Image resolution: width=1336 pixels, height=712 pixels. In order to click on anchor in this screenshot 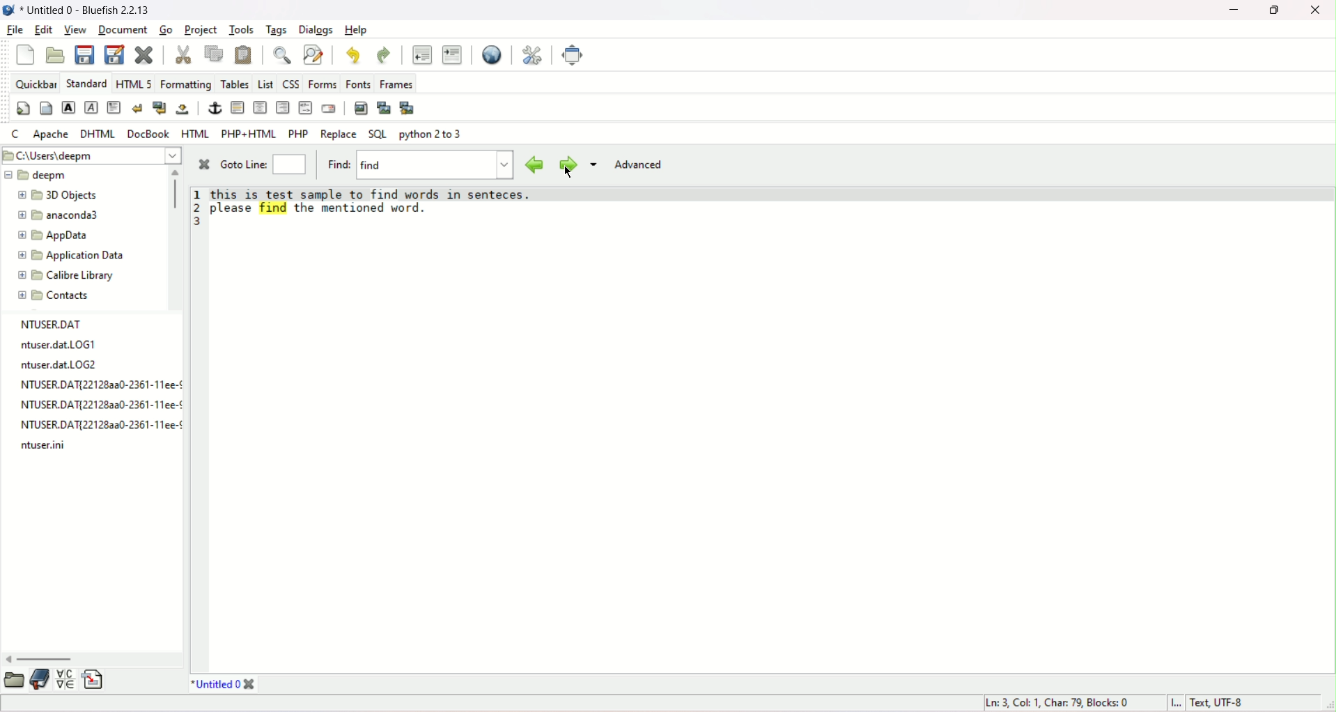, I will do `click(215, 107)`.